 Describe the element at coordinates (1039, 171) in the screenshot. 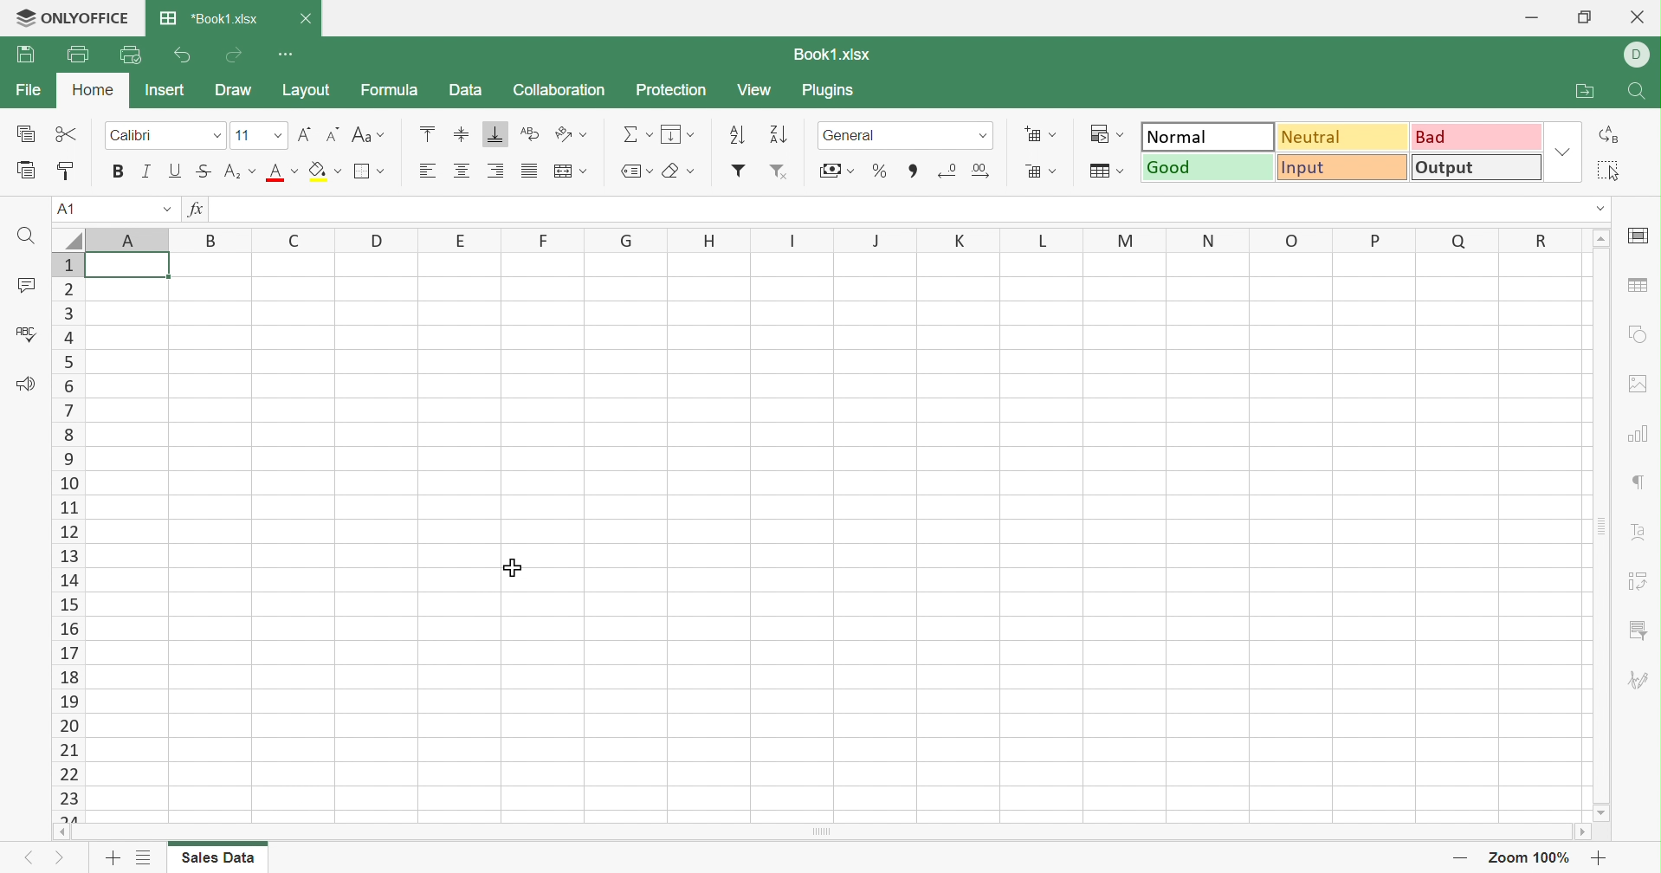

I see `Delete cells` at that location.